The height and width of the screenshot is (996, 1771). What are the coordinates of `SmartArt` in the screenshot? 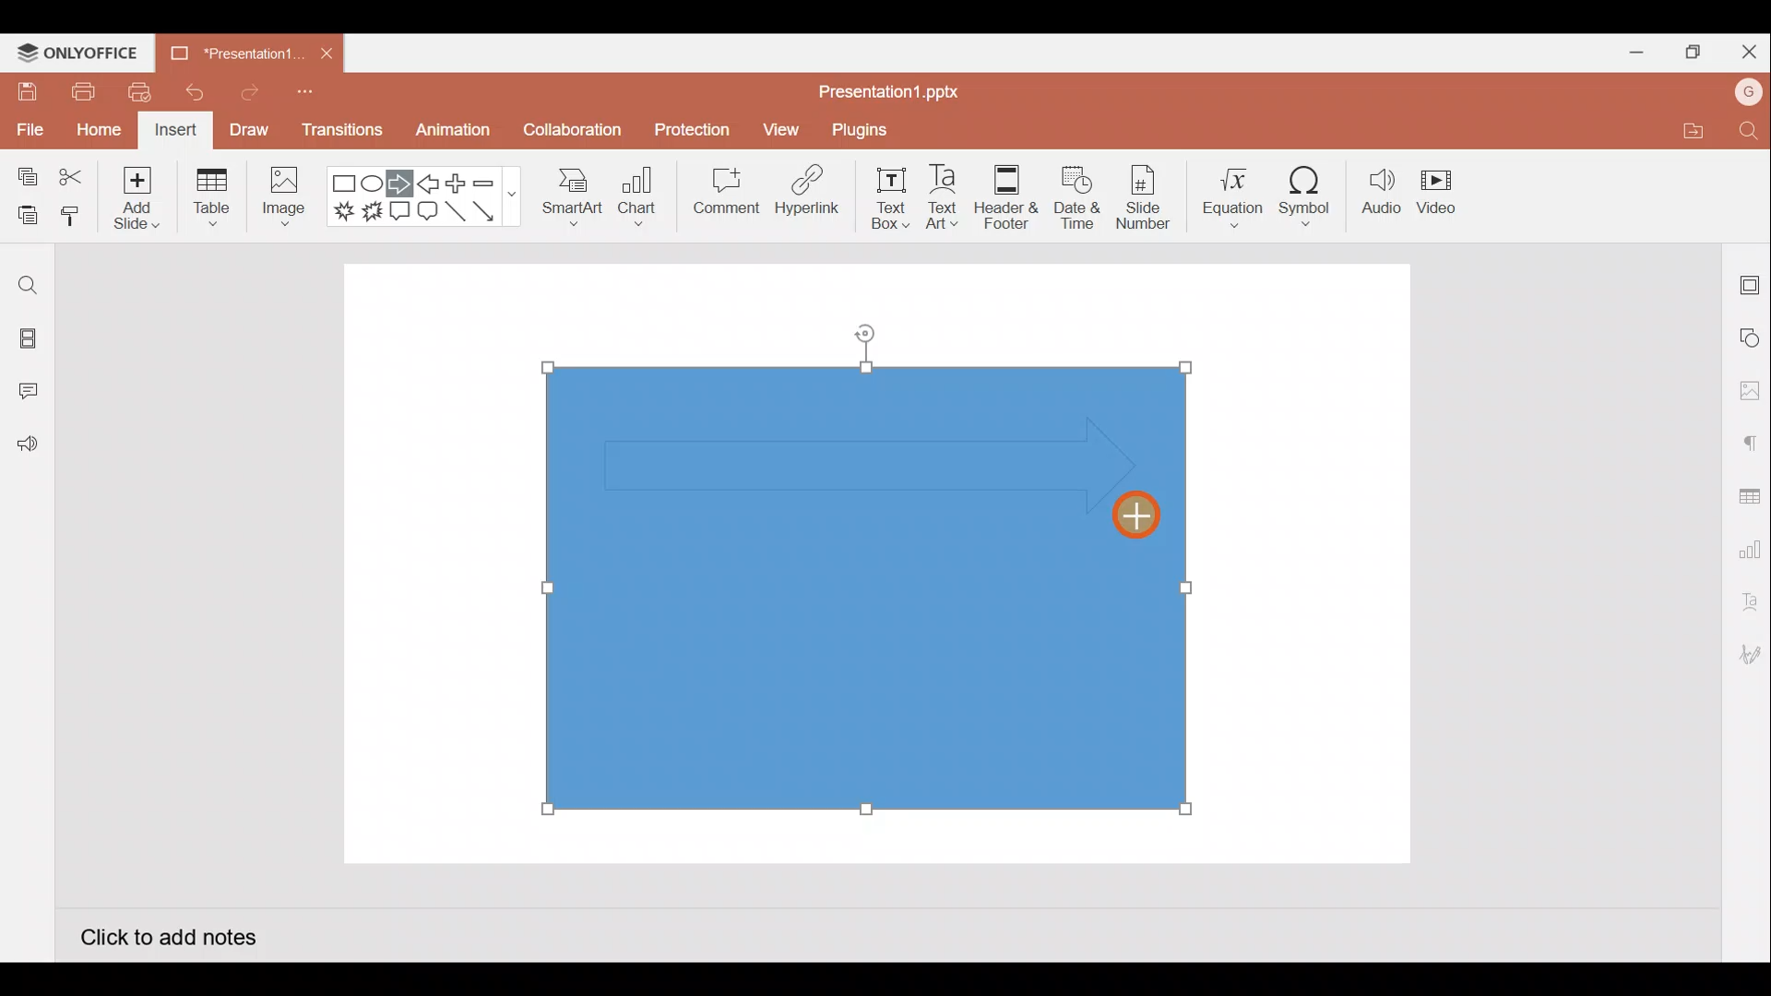 It's located at (571, 194).